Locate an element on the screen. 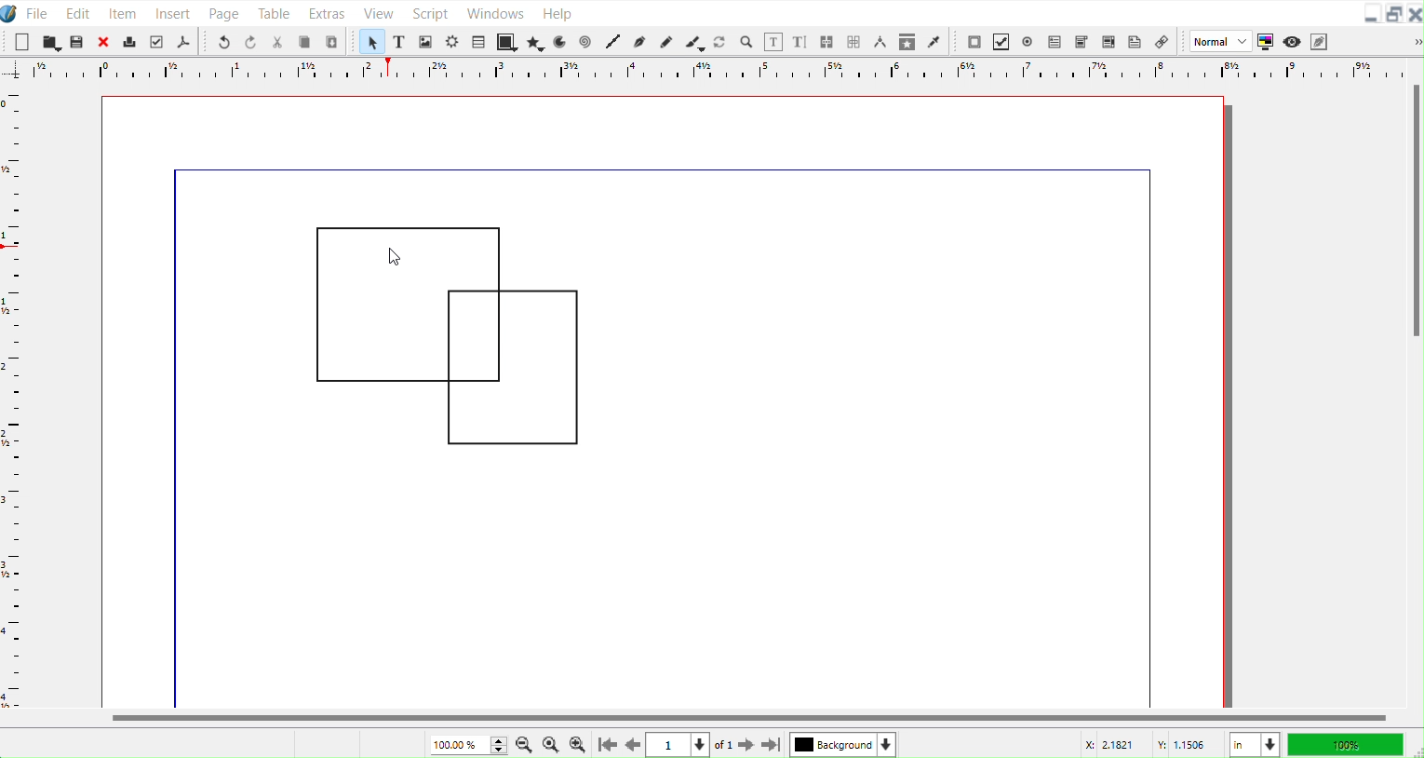 The width and height of the screenshot is (1424, 758). Eye dropper is located at coordinates (934, 41).